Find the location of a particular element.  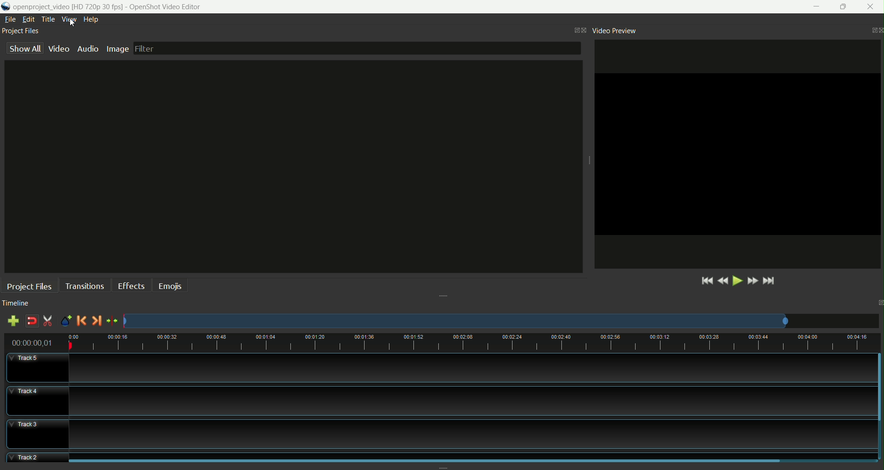

file is located at coordinates (11, 19).